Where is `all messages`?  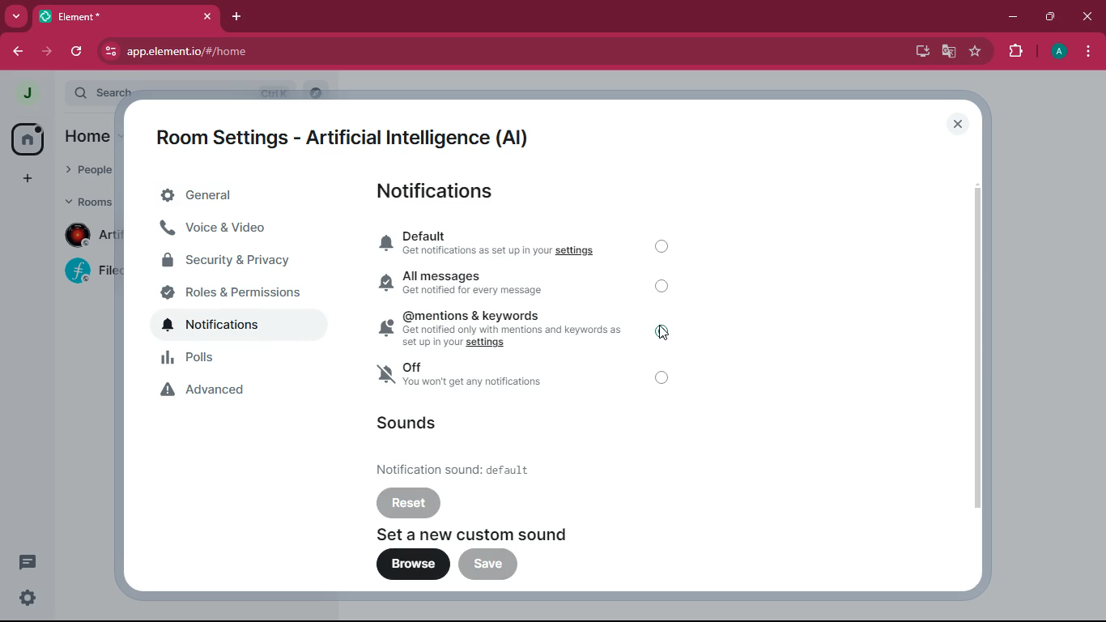 all messages is located at coordinates (494, 283).